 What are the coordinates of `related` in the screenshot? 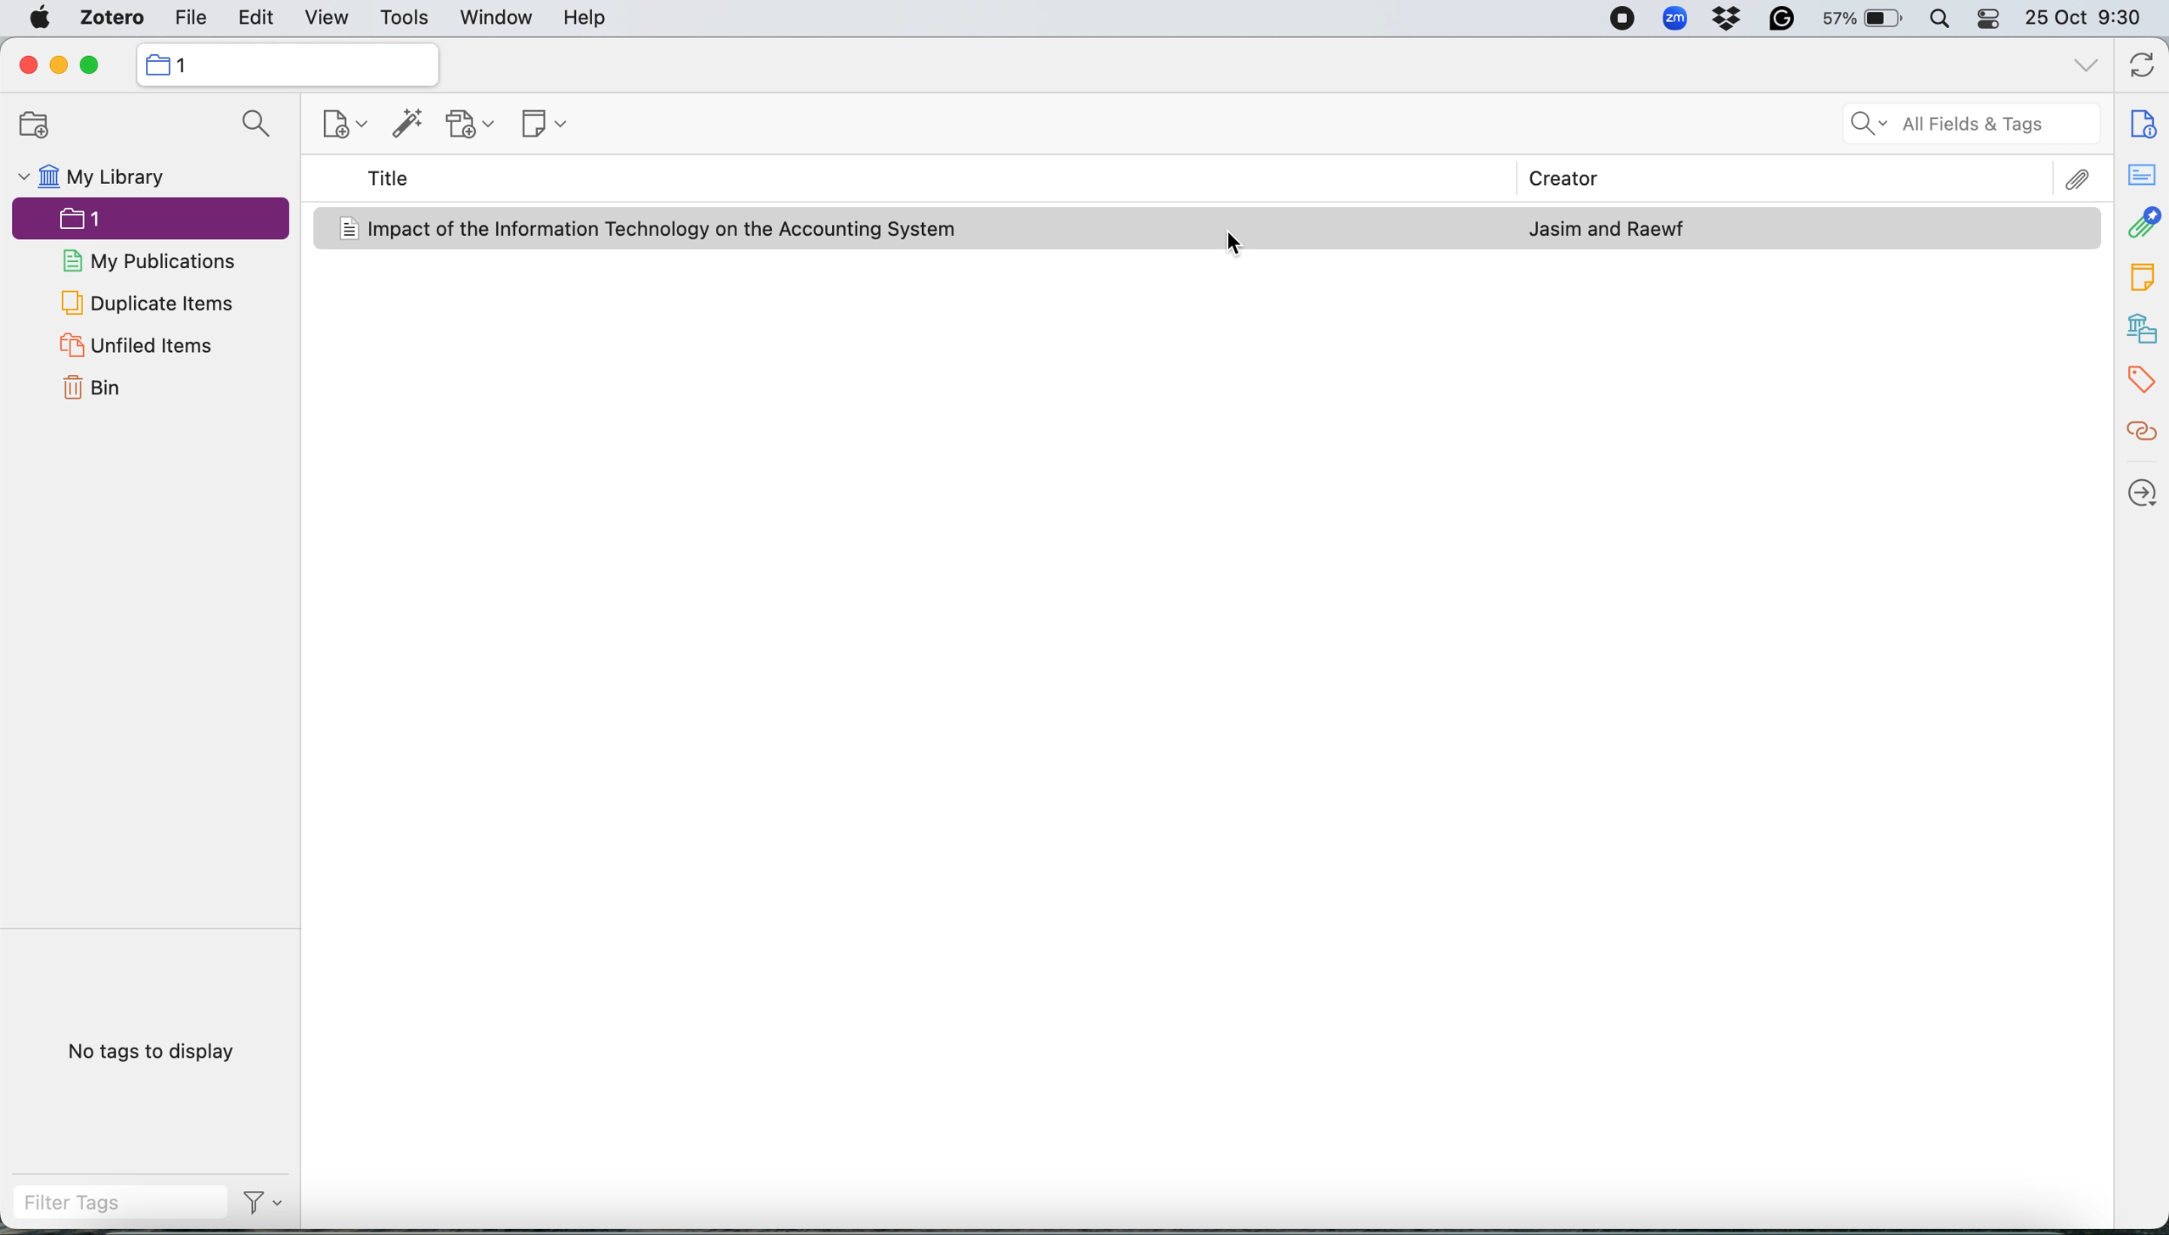 It's located at (2140, 438).